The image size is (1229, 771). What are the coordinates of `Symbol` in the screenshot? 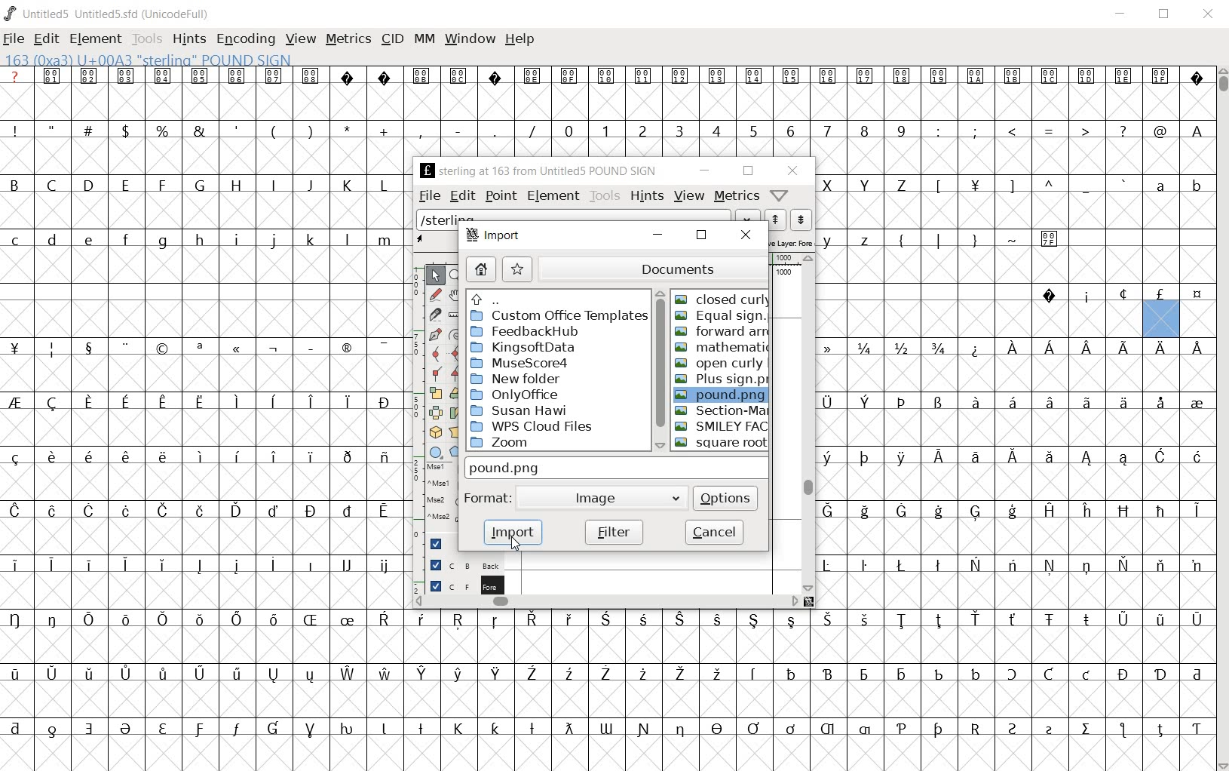 It's located at (164, 511).